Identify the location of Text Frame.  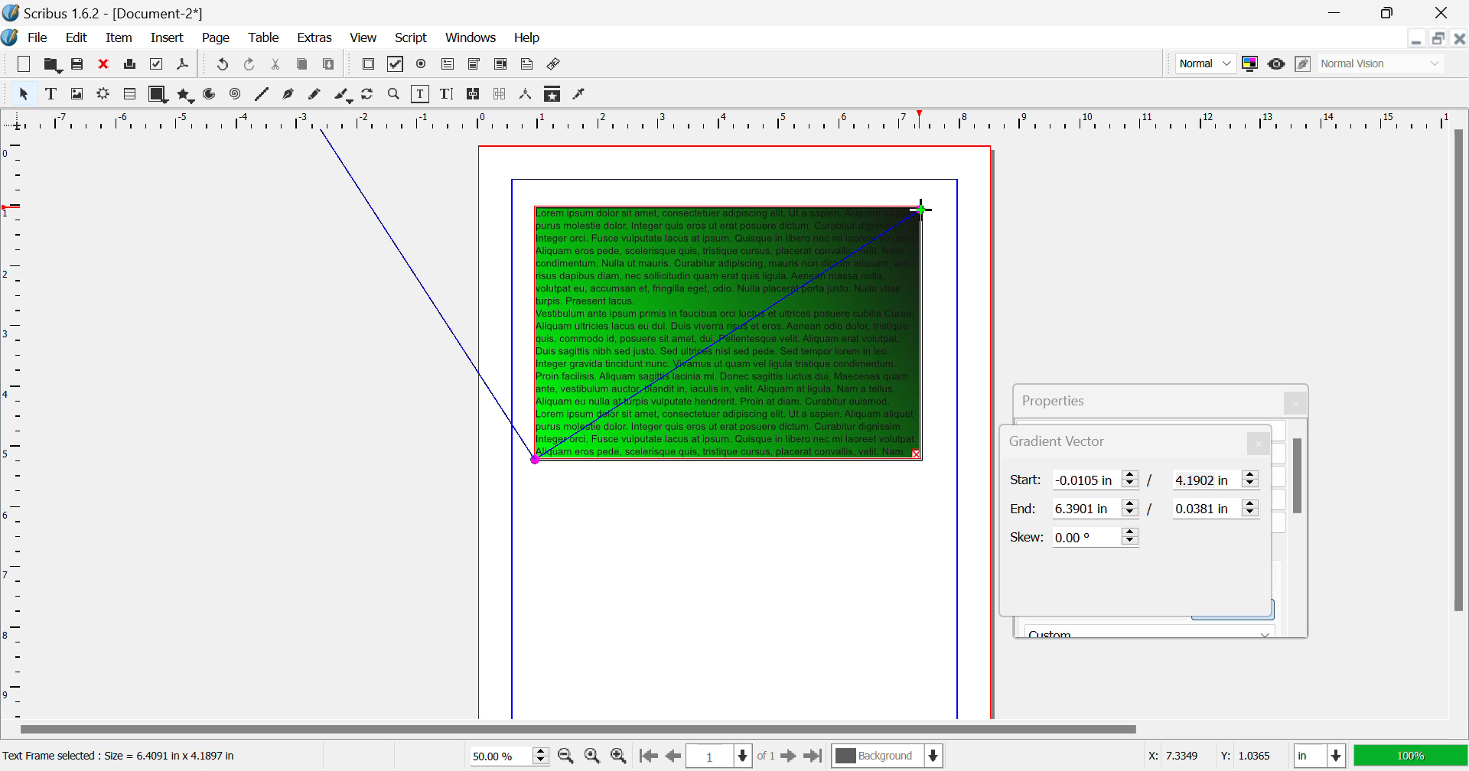
(51, 93).